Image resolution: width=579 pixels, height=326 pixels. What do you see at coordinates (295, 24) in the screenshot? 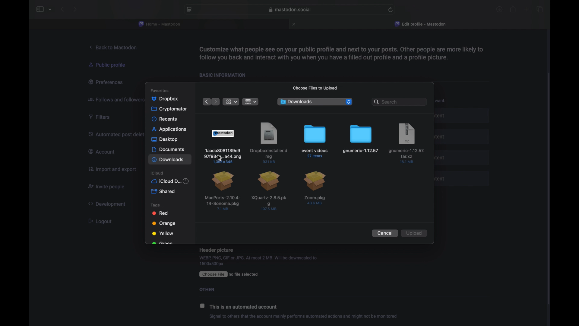
I see `close` at bounding box center [295, 24].